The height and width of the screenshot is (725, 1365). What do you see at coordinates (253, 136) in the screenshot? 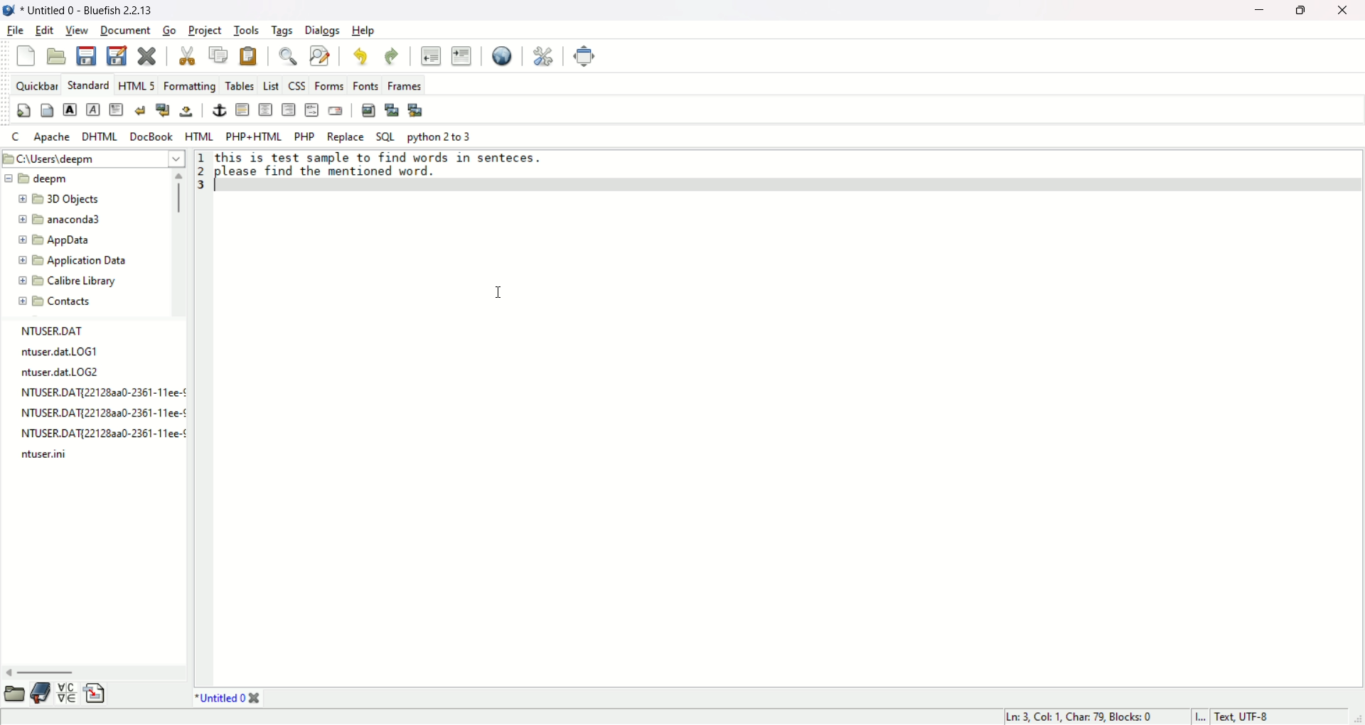
I see `PHP+HTML` at bounding box center [253, 136].